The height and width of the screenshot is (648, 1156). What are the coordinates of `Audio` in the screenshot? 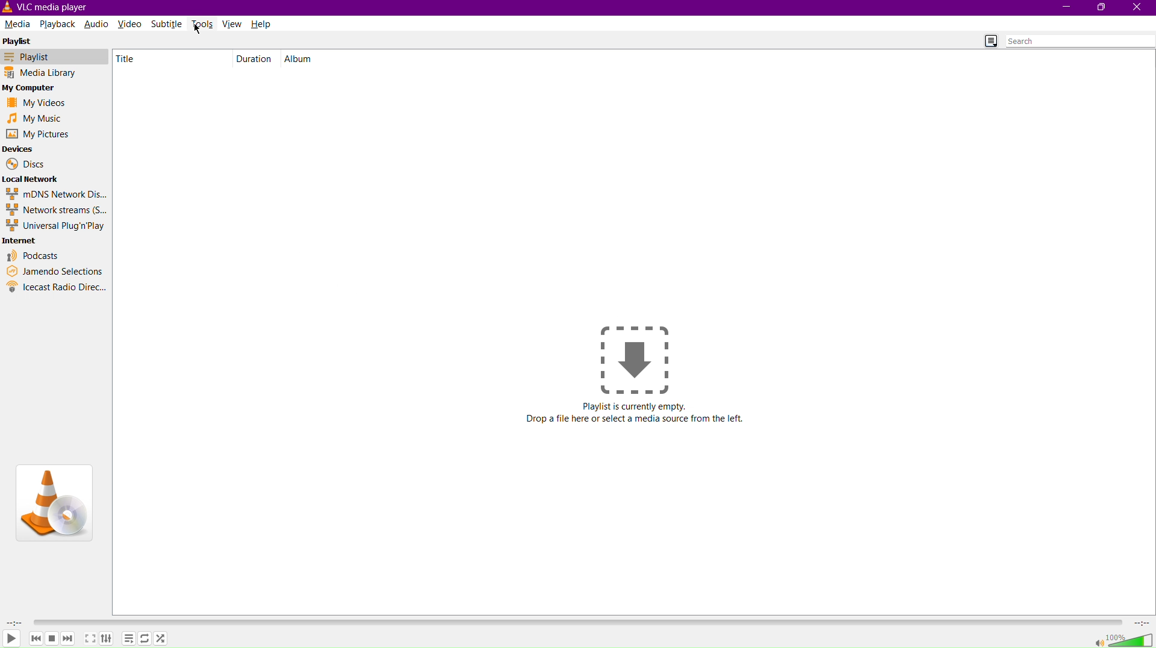 It's located at (96, 24).